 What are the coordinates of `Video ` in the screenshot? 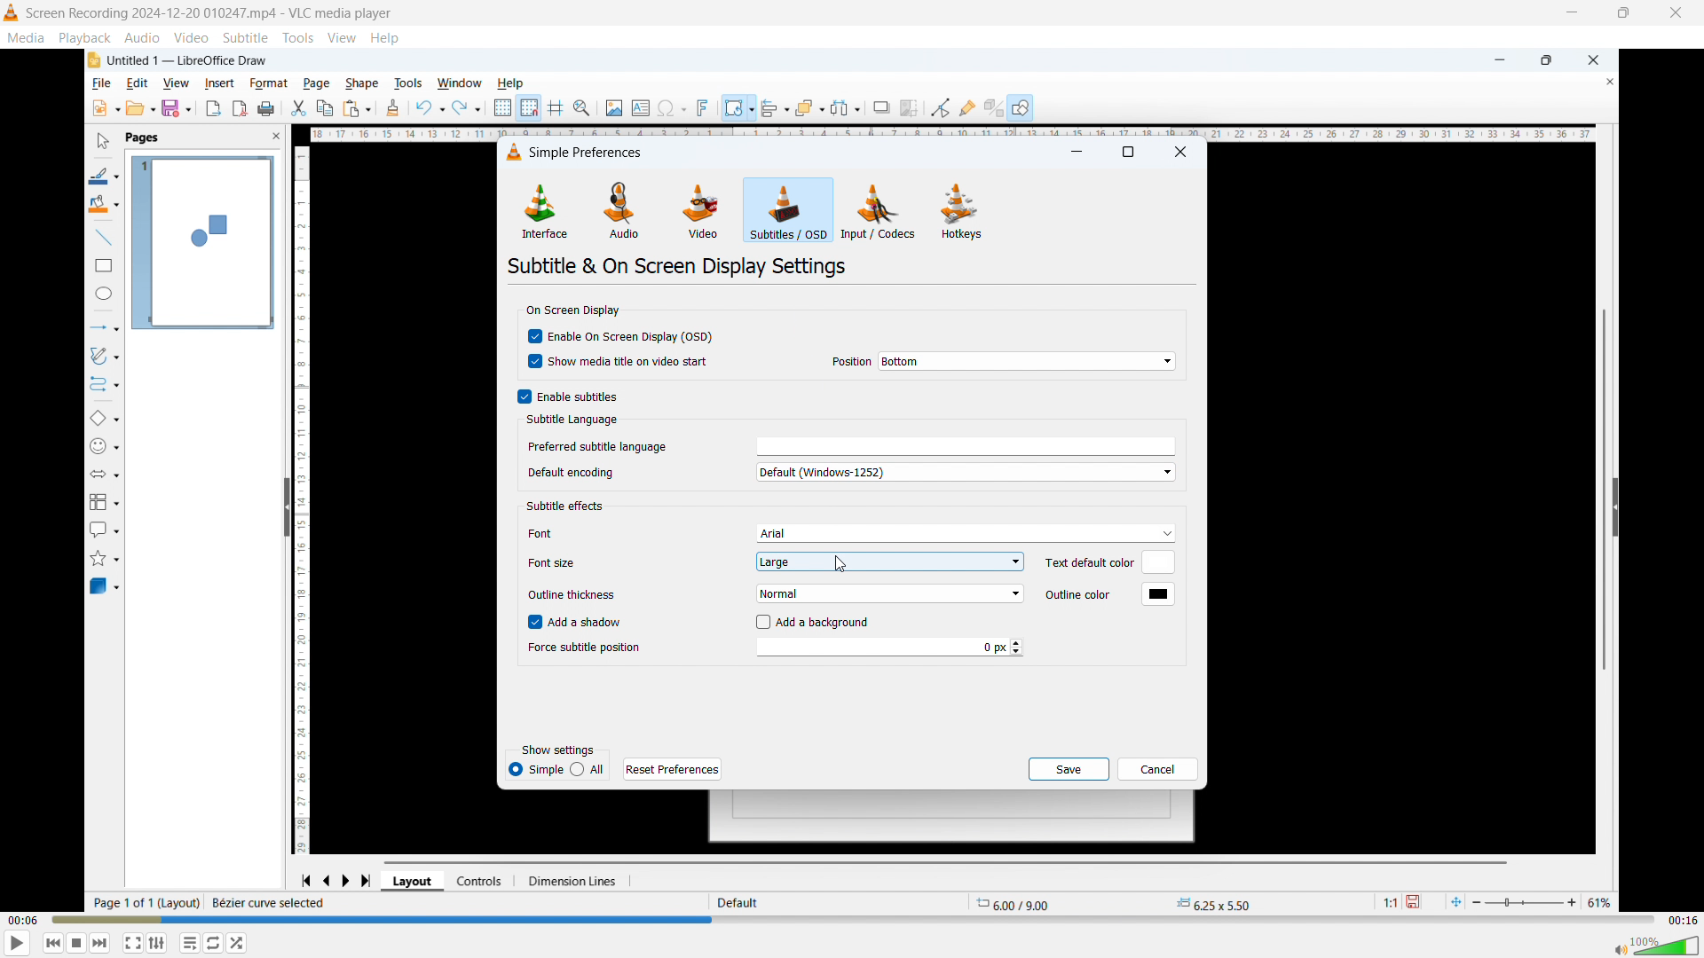 It's located at (190, 38).